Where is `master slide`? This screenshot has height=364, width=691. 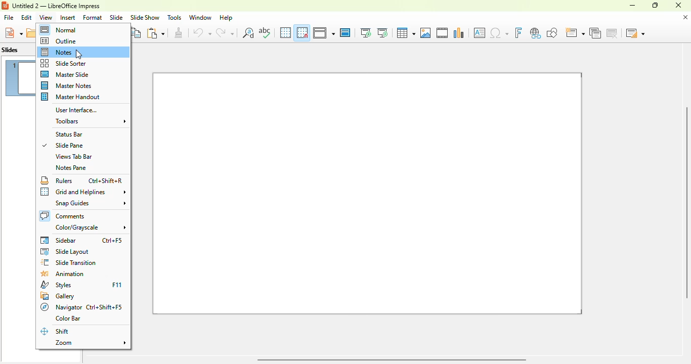 master slide is located at coordinates (66, 74).